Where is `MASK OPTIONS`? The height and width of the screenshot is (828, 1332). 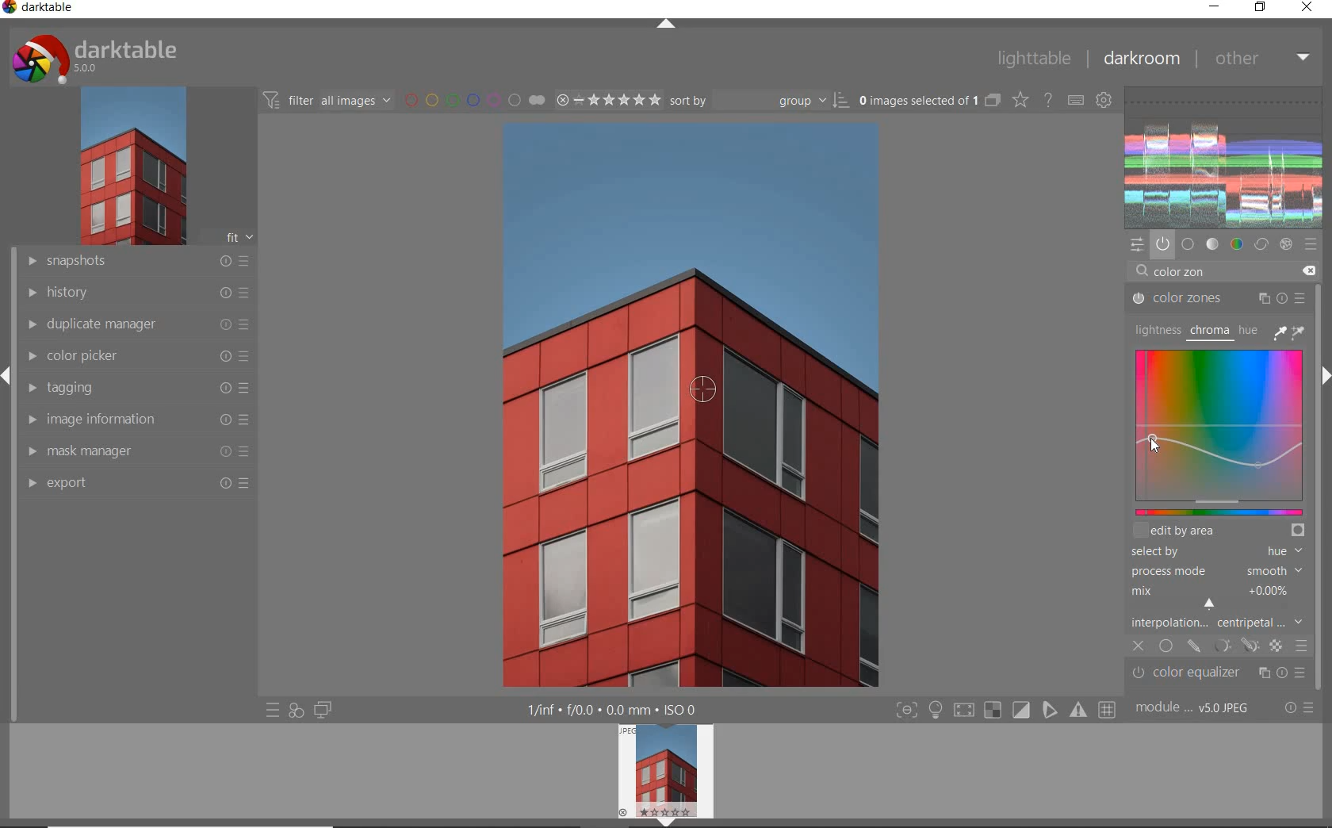 MASK OPTIONS is located at coordinates (1234, 646).